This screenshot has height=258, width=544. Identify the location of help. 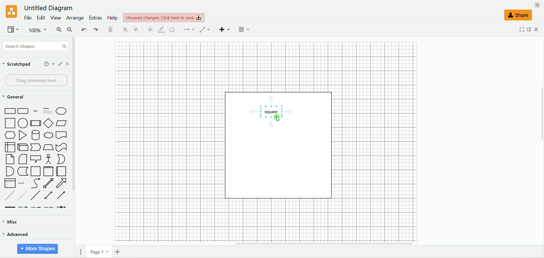
(112, 18).